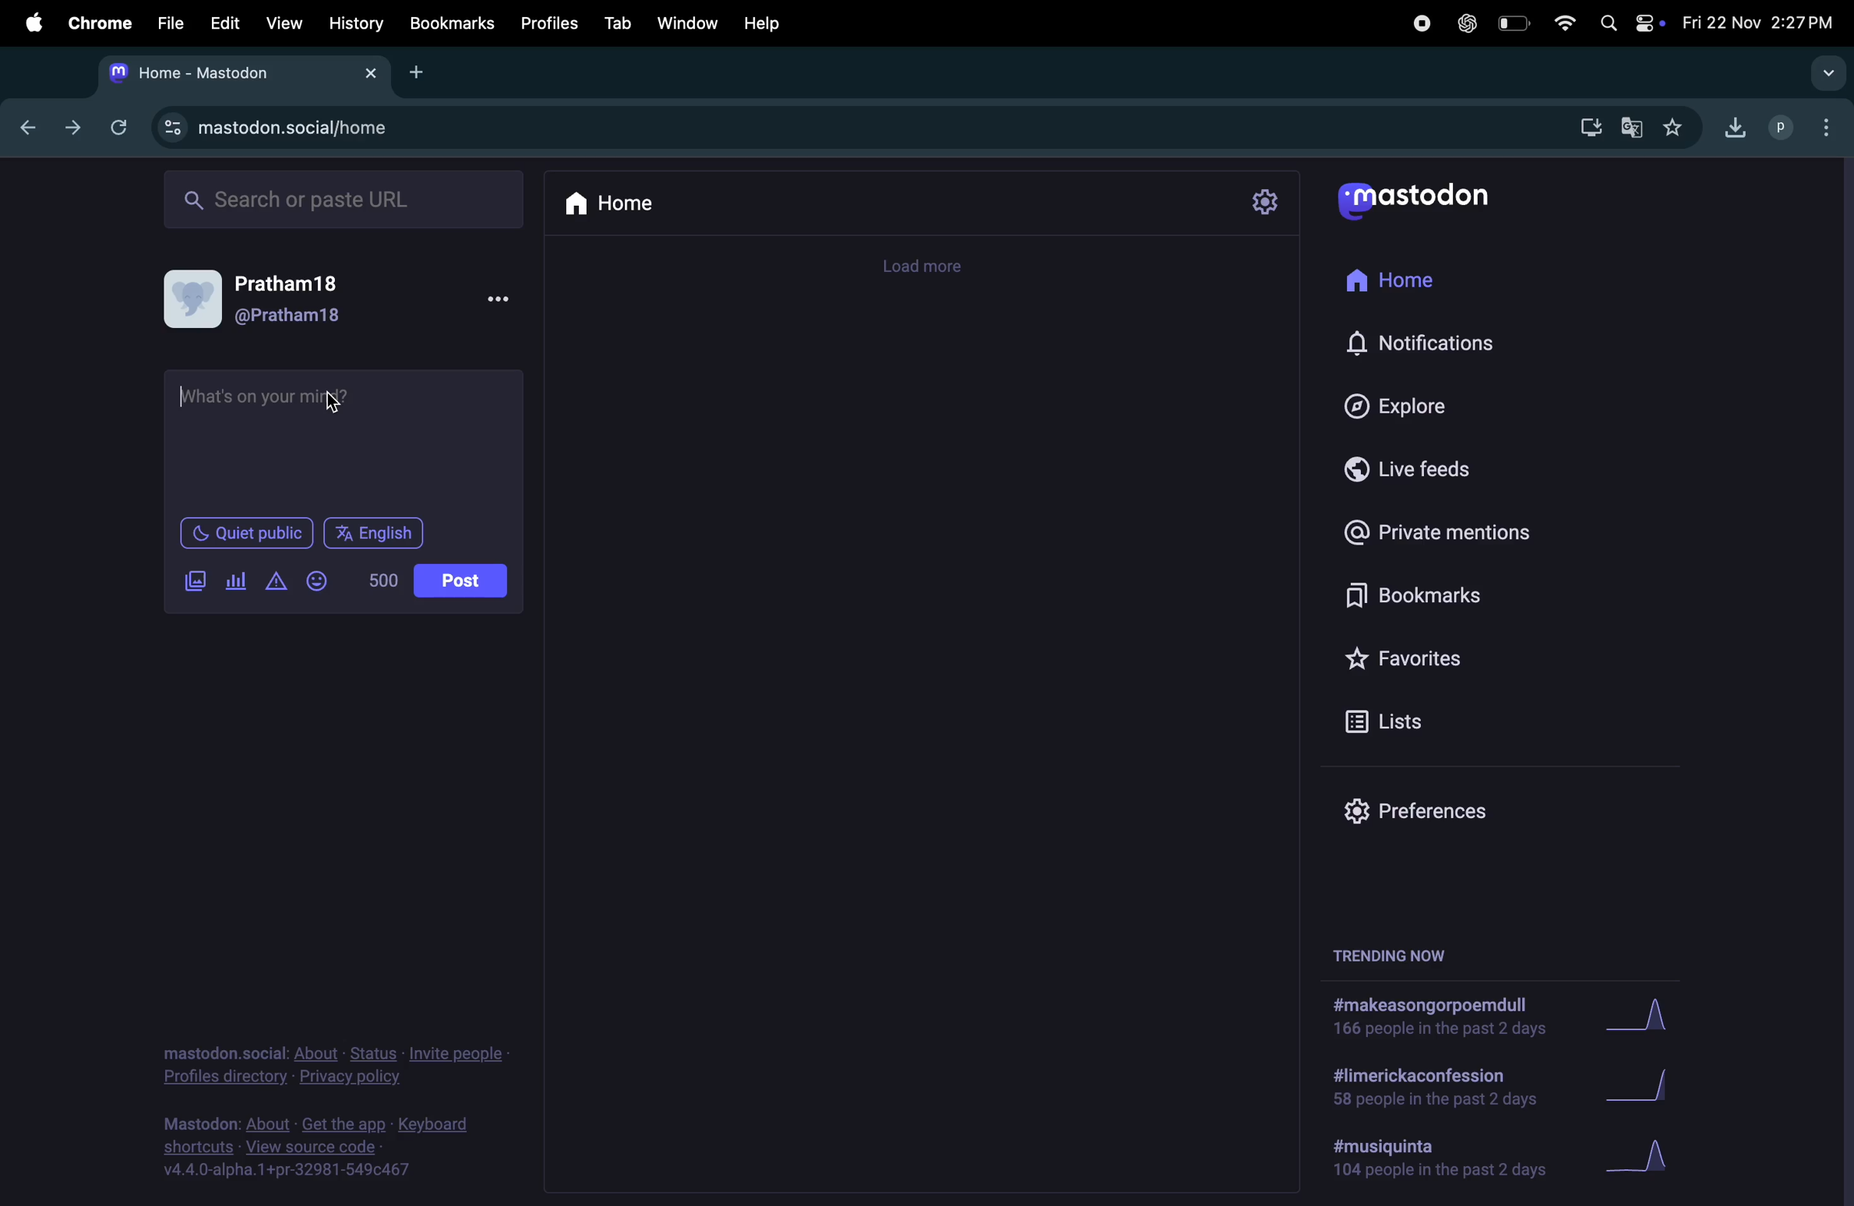 The height and width of the screenshot is (1206, 1854). What do you see at coordinates (1630, 23) in the screenshot?
I see `apple widgets` at bounding box center [1630, 23].